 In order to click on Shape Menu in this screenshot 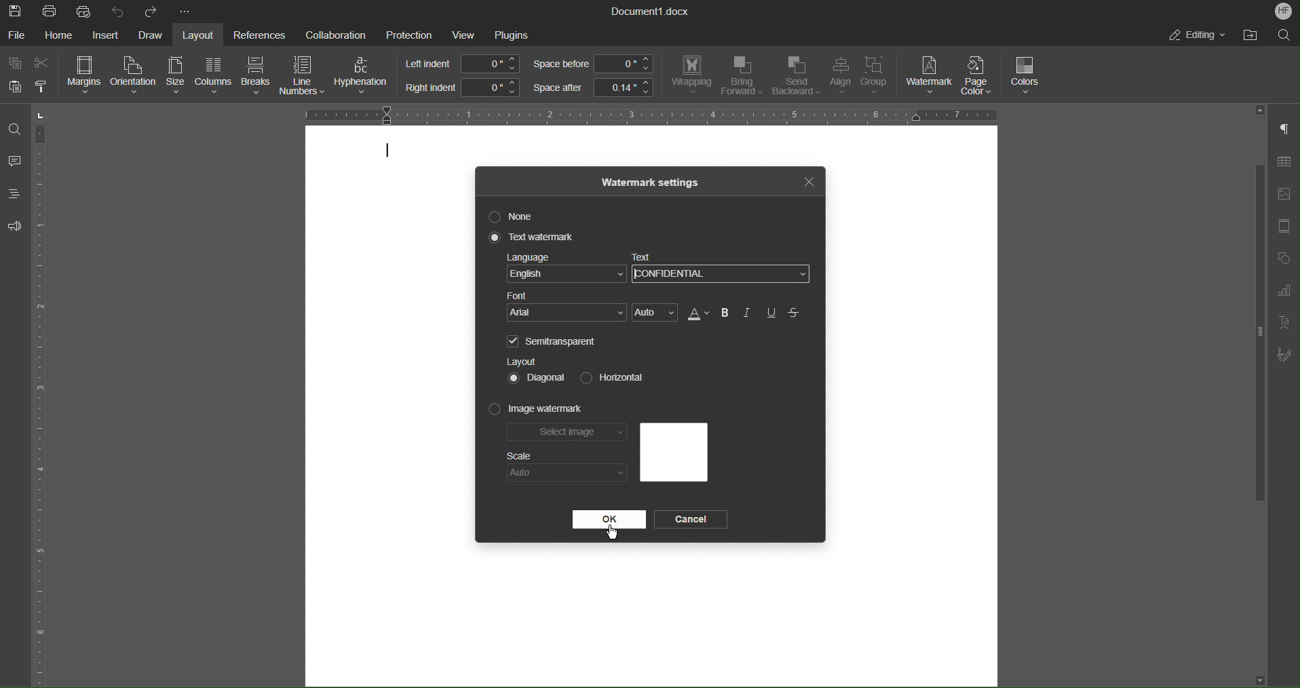, I will do `click(1282, 260)`.